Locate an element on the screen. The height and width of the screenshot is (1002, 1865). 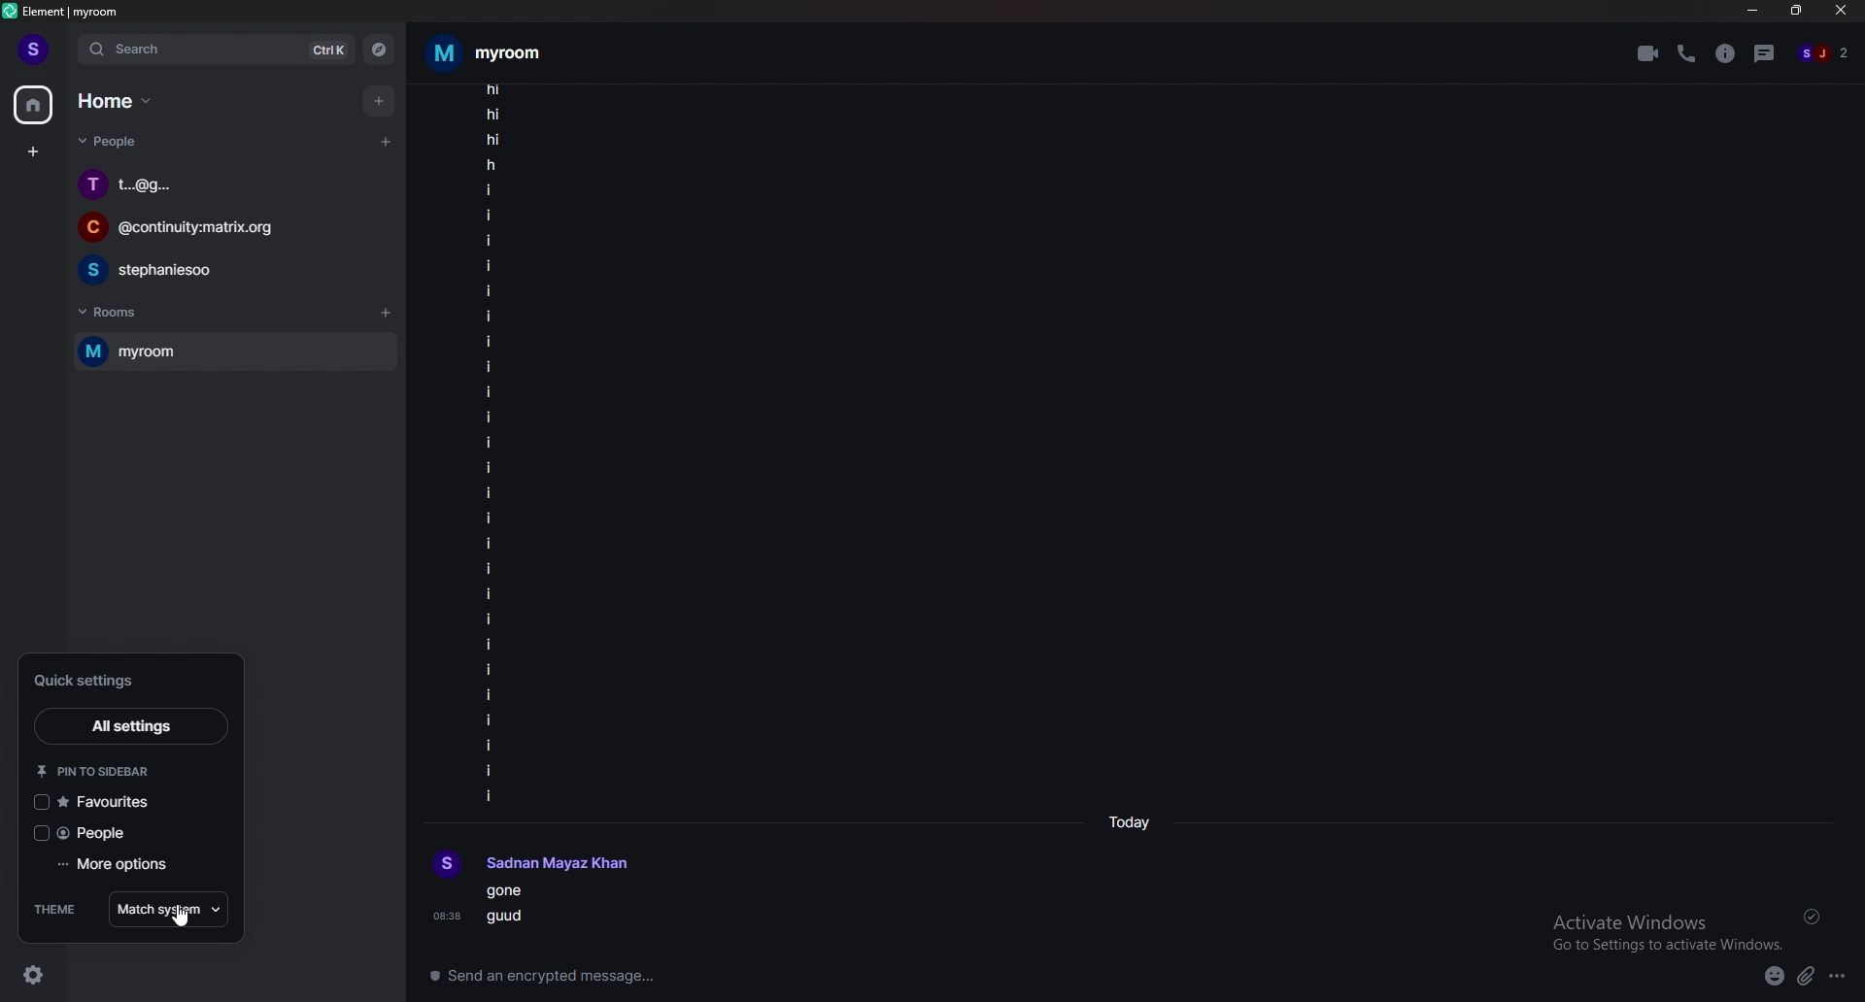
people is located at coordinates (1822, 52).